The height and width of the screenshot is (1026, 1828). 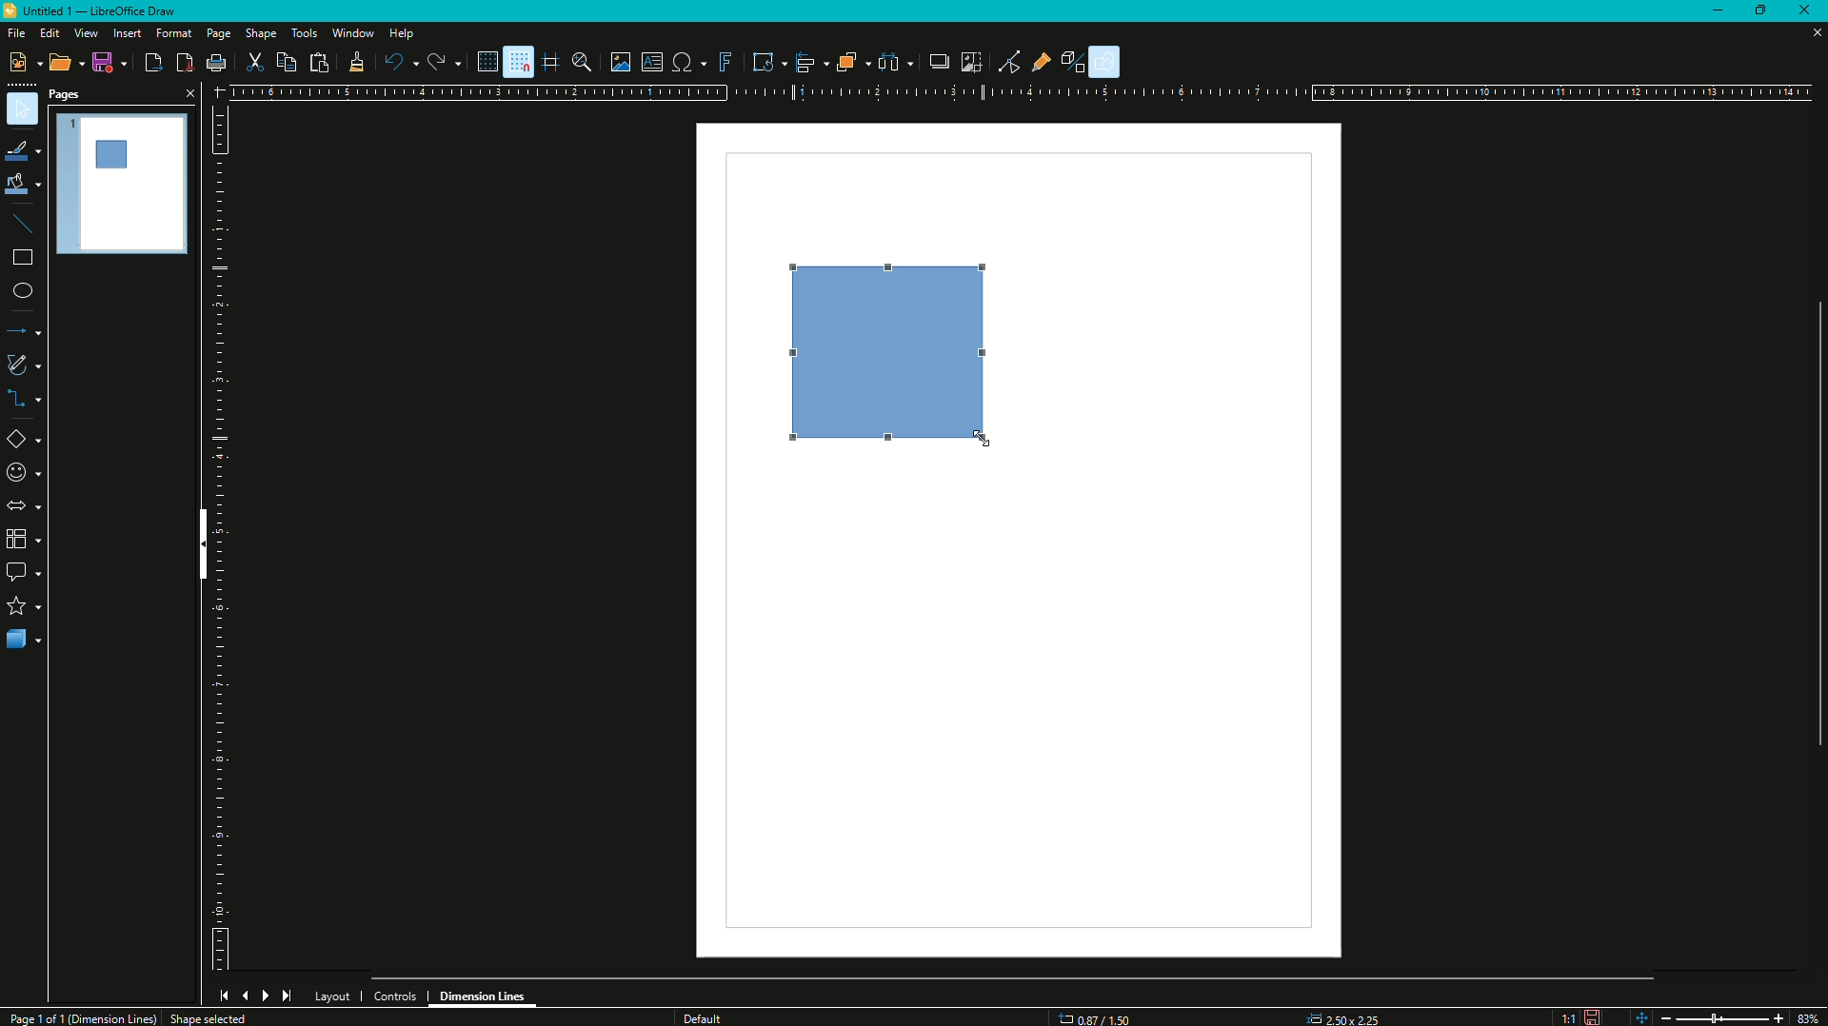 What do you see at coordinates (151, 63) in the screenshot?
I see `Export` at bounding box center [151, 63].